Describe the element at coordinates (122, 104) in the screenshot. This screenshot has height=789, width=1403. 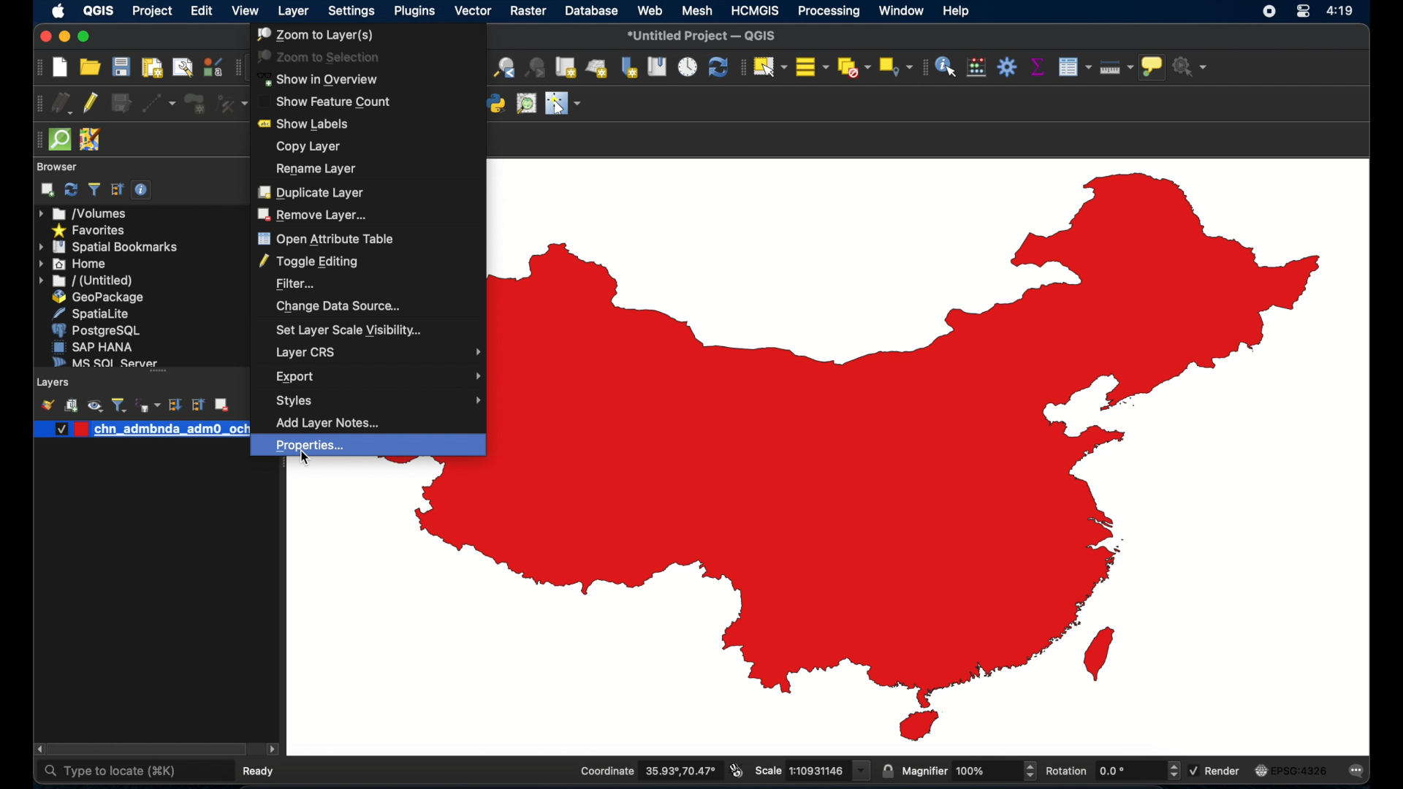
I see `save edits` at that location.